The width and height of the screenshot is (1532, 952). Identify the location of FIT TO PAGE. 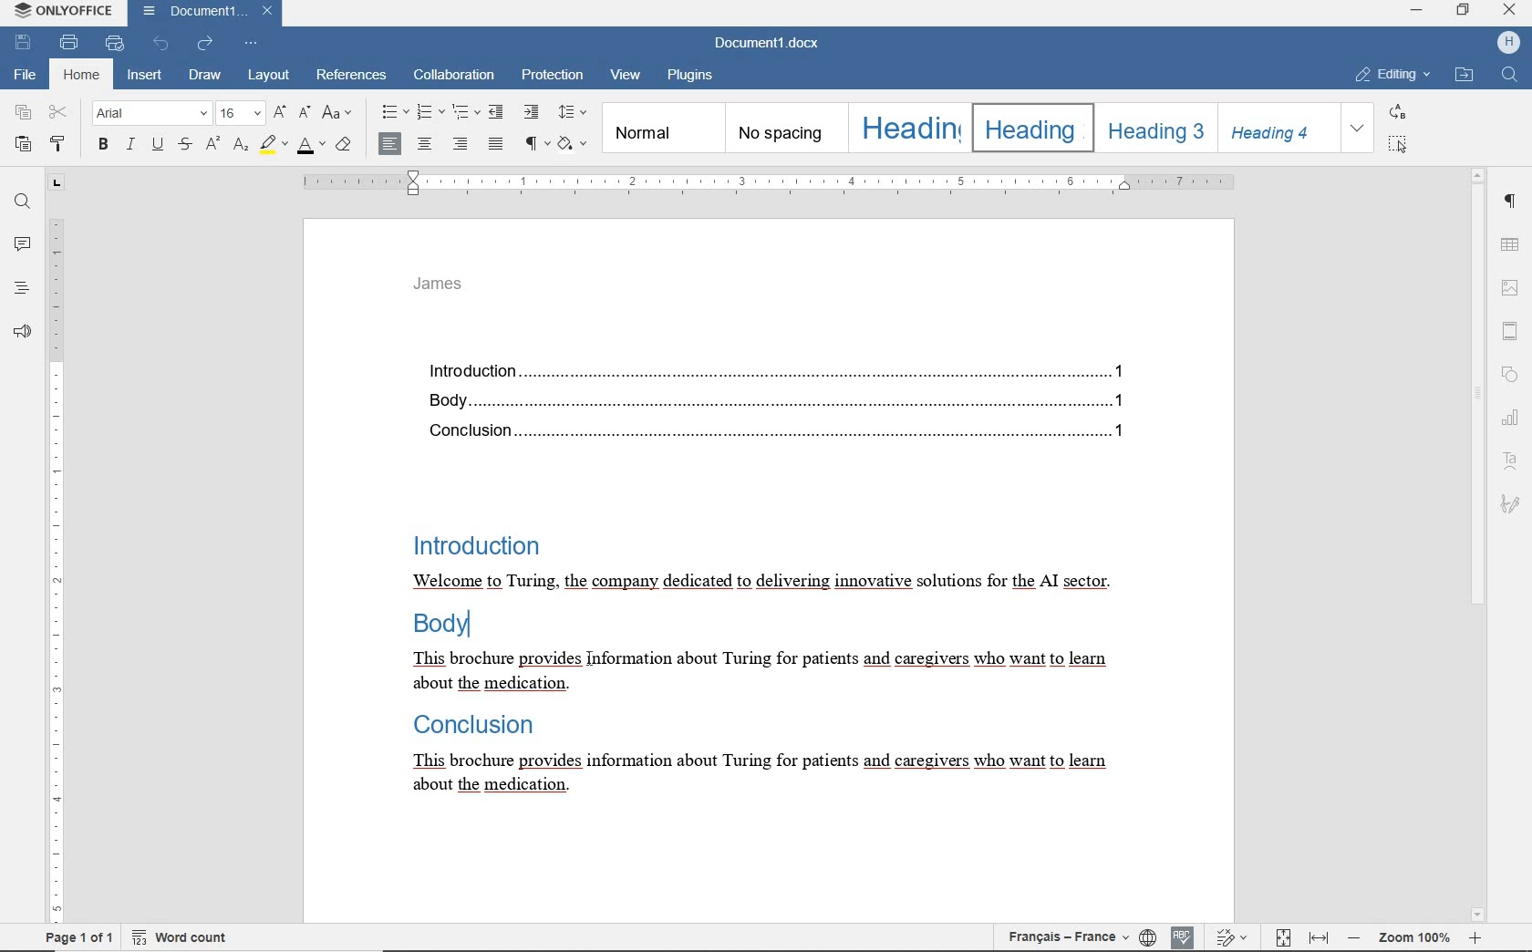
(1279, 936).